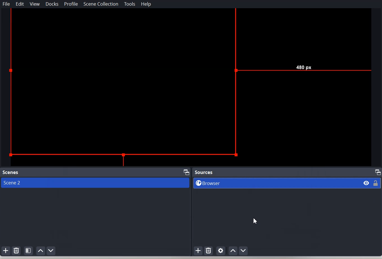 Image resolution: width=382 pixels, height=259 pixels. I want to click on Open Source Properties, so click(221, 251).